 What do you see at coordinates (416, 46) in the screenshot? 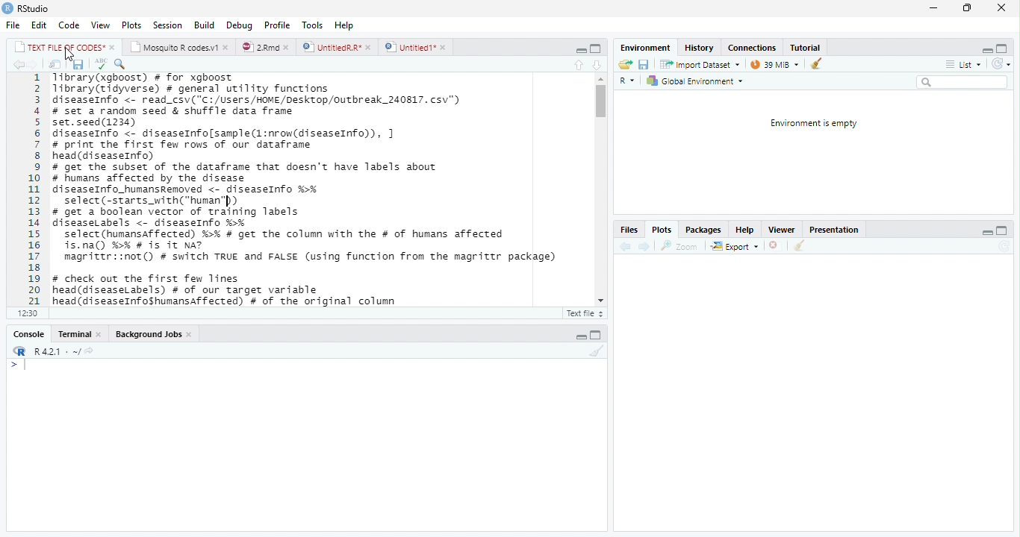
I see ` Untitled1* ` at bounding box center [416, 46].